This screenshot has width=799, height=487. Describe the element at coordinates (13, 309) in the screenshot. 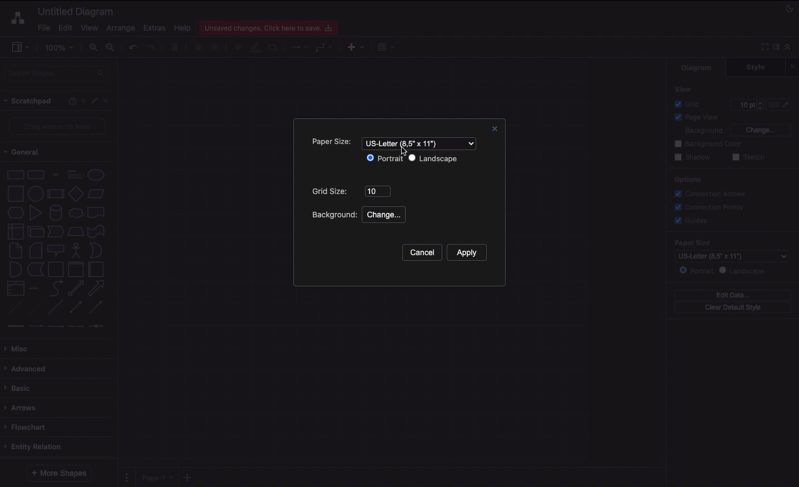

I see `Dashed line` at that location.